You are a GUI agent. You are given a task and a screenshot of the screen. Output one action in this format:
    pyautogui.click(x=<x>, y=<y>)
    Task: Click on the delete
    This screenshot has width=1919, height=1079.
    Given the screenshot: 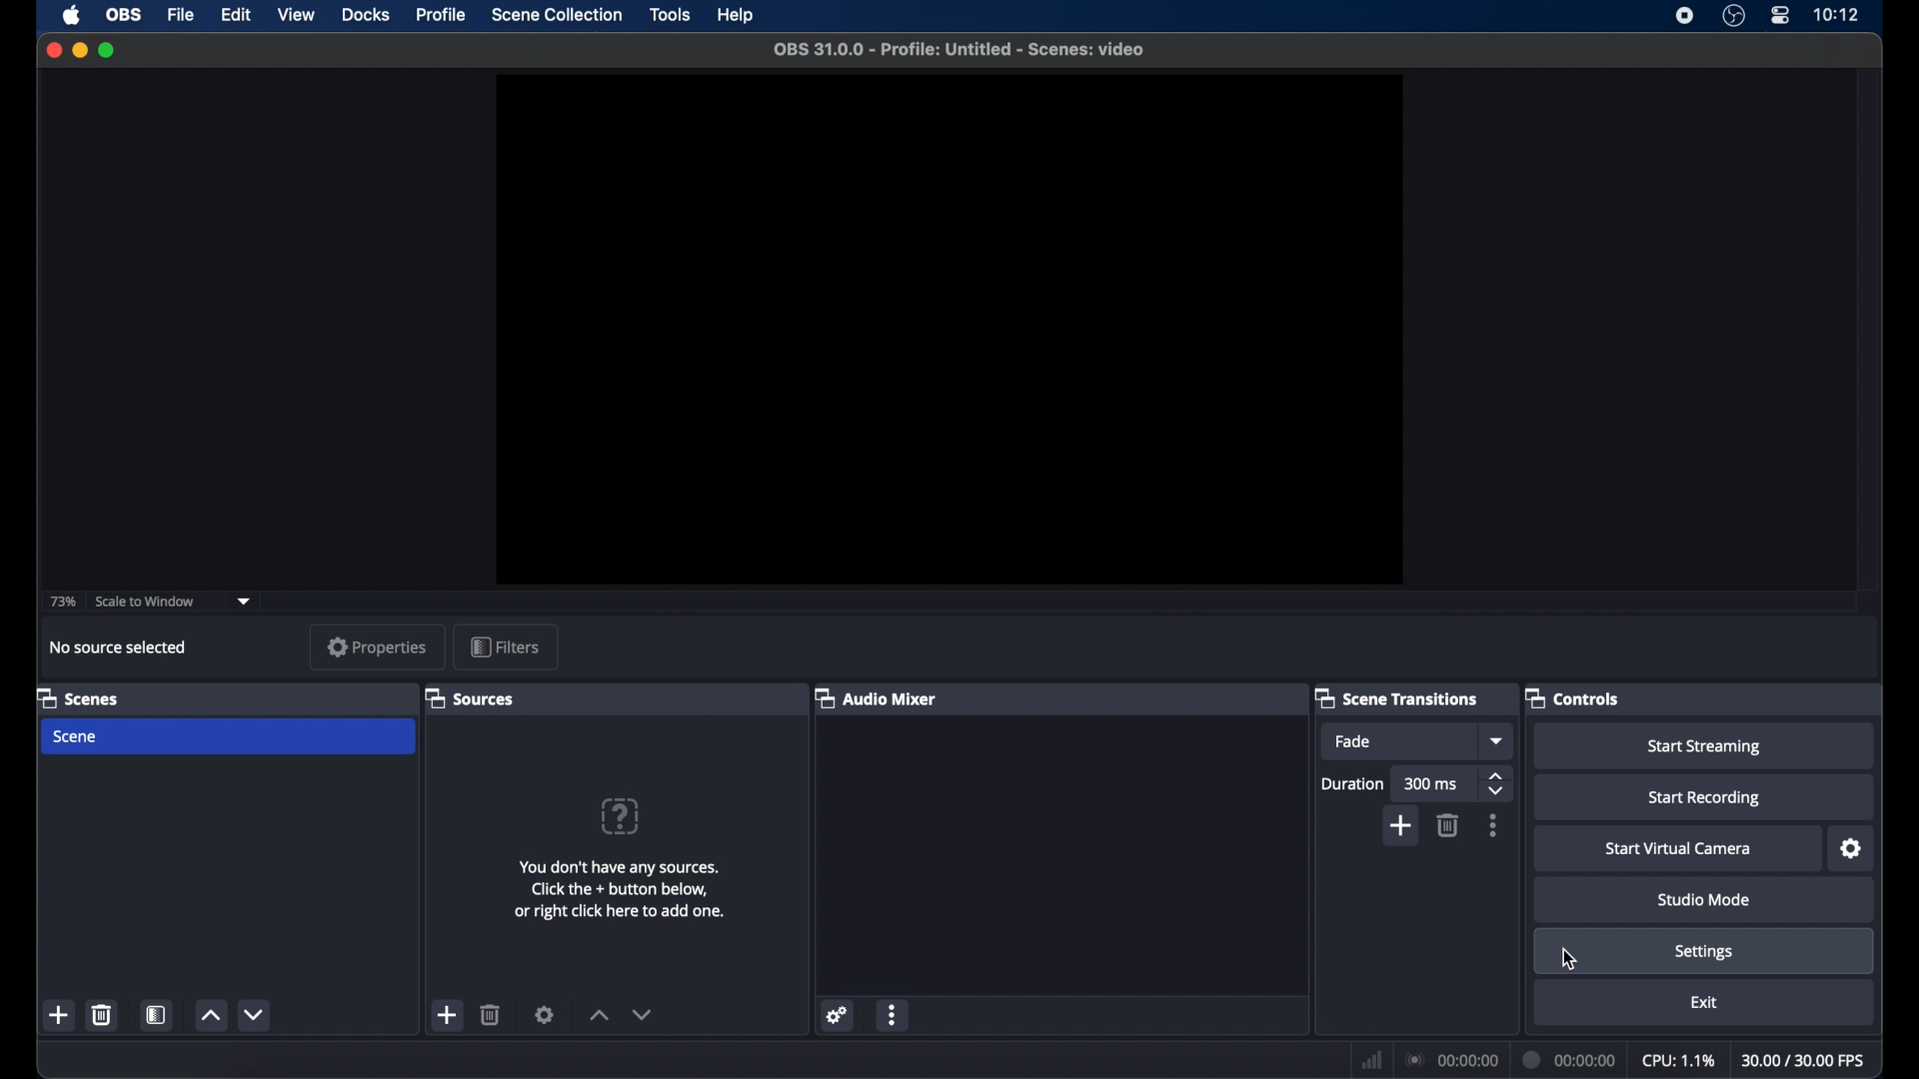 What is the action you would take?
    pyautogui.click(x=1447, y=825)
    